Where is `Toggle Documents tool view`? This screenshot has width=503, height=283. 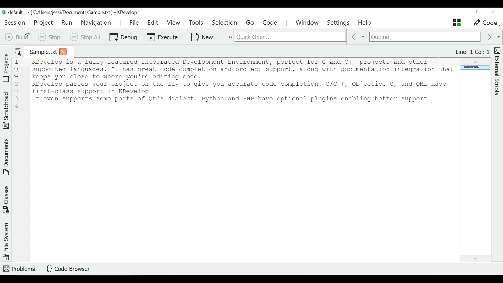 Toggle Documents tool view is located at coordinates (6, 156).